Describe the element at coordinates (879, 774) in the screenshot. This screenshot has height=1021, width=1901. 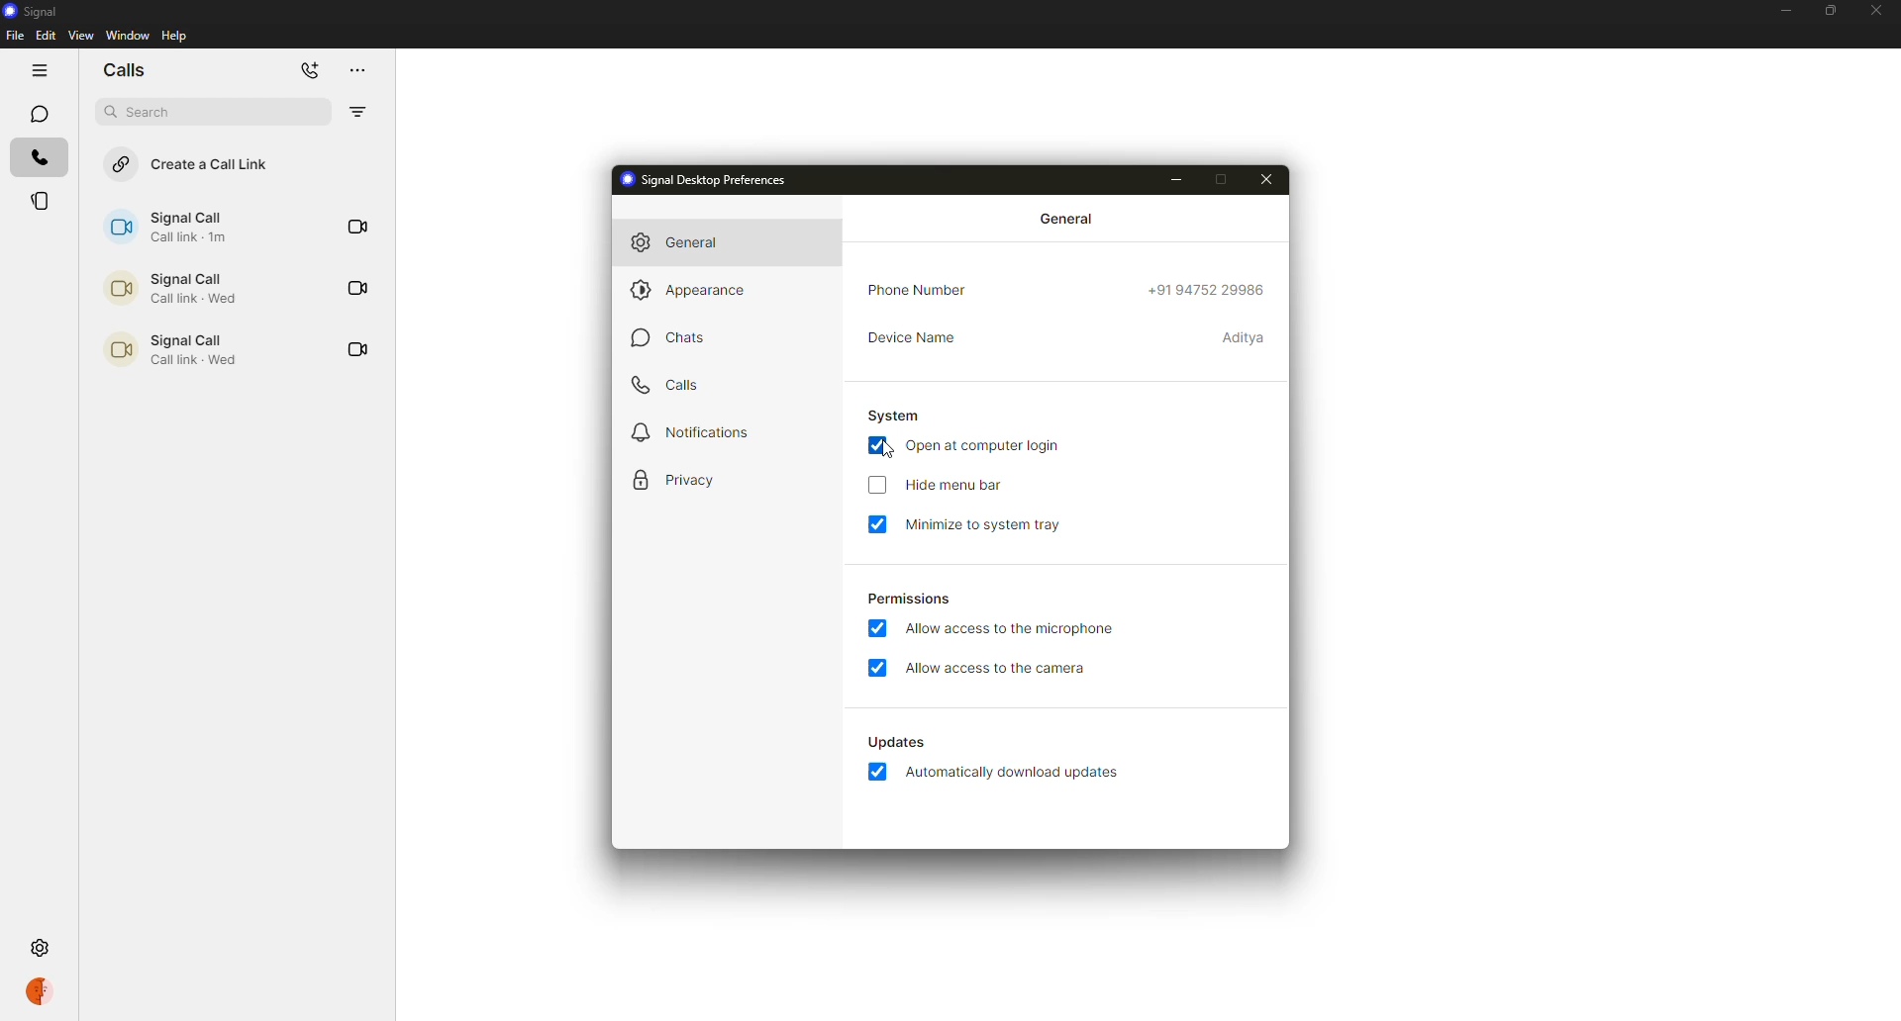
I see `enabled` at that location.